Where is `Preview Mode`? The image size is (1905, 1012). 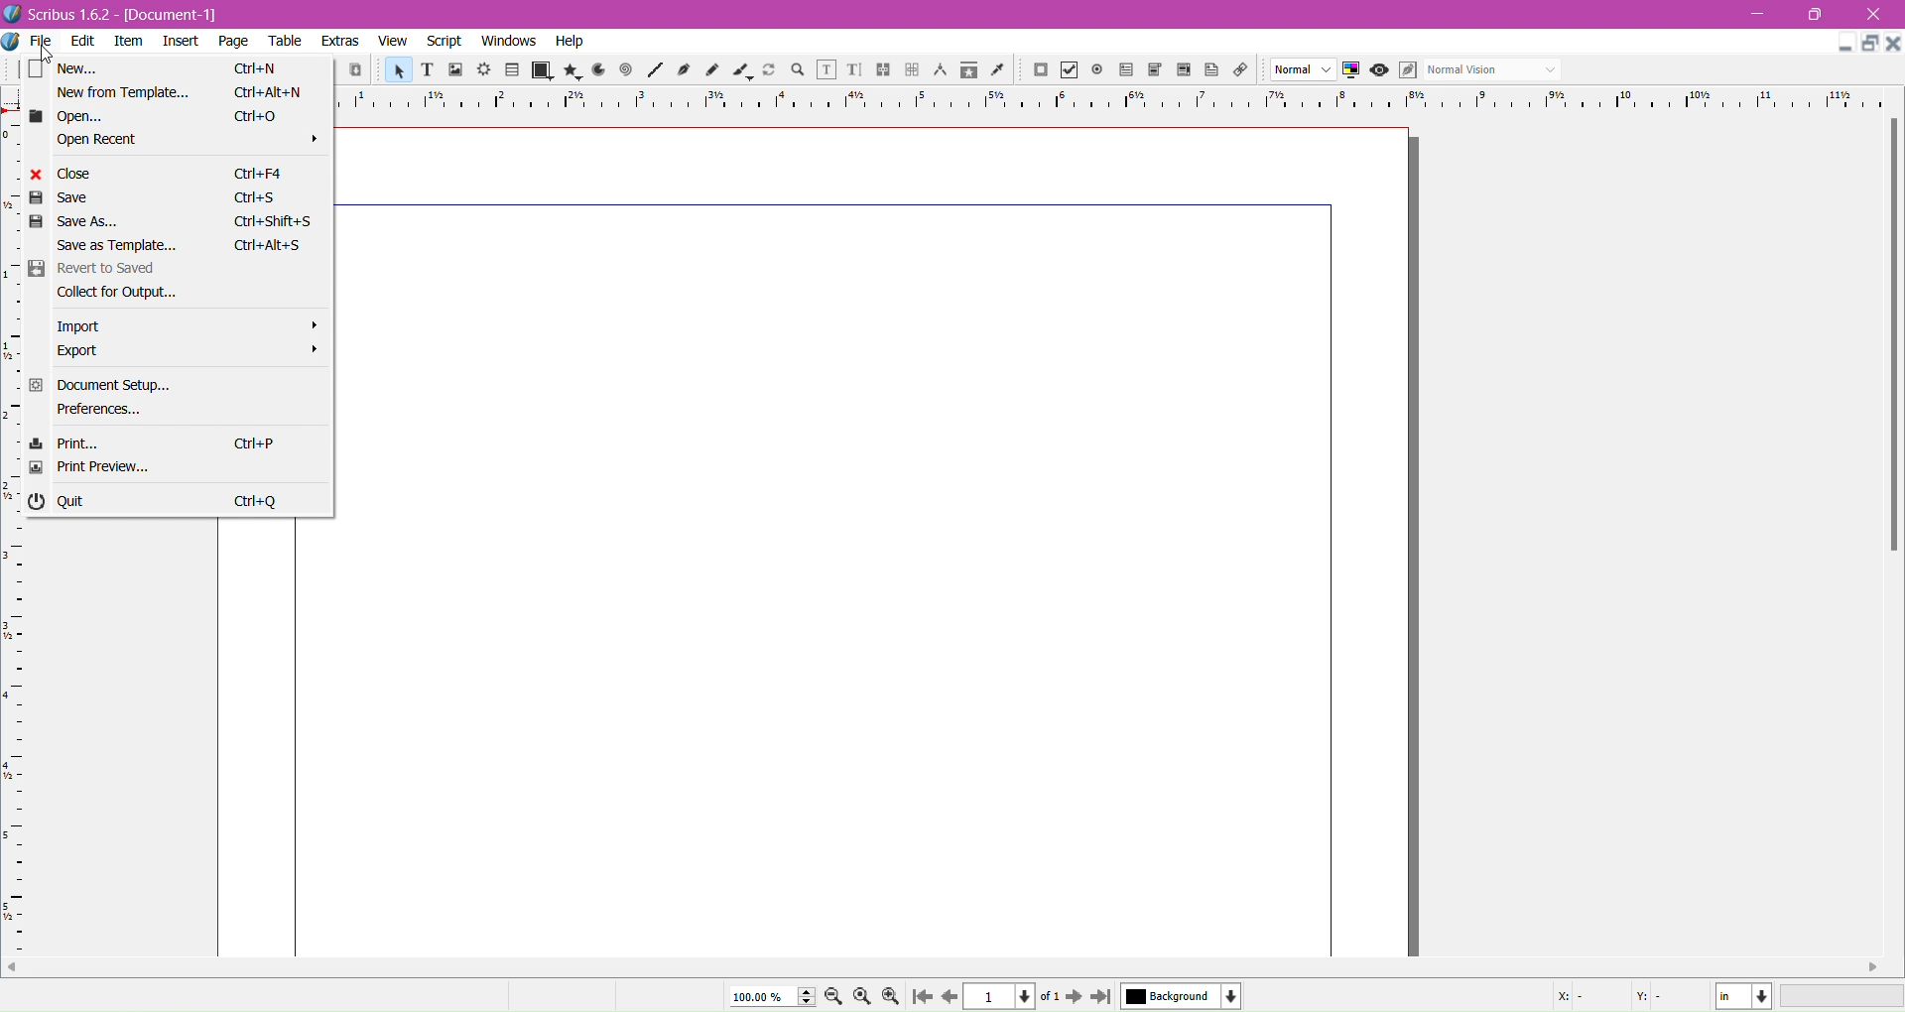 Preview Mode is located at coordinates (1377, 70).